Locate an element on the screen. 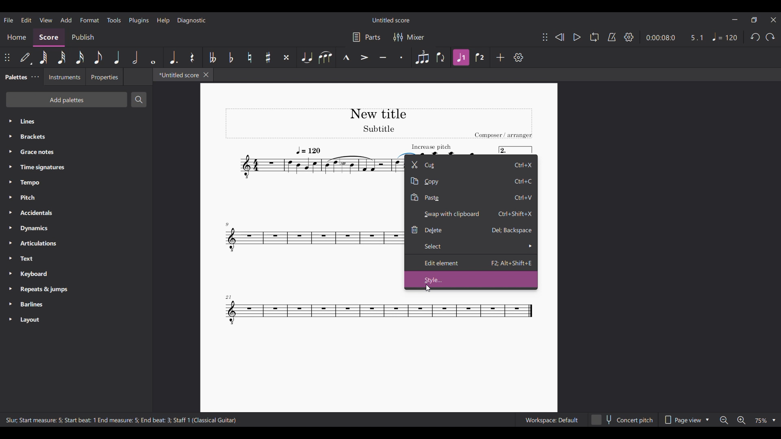  File menu is located at coordinates (9, 20).